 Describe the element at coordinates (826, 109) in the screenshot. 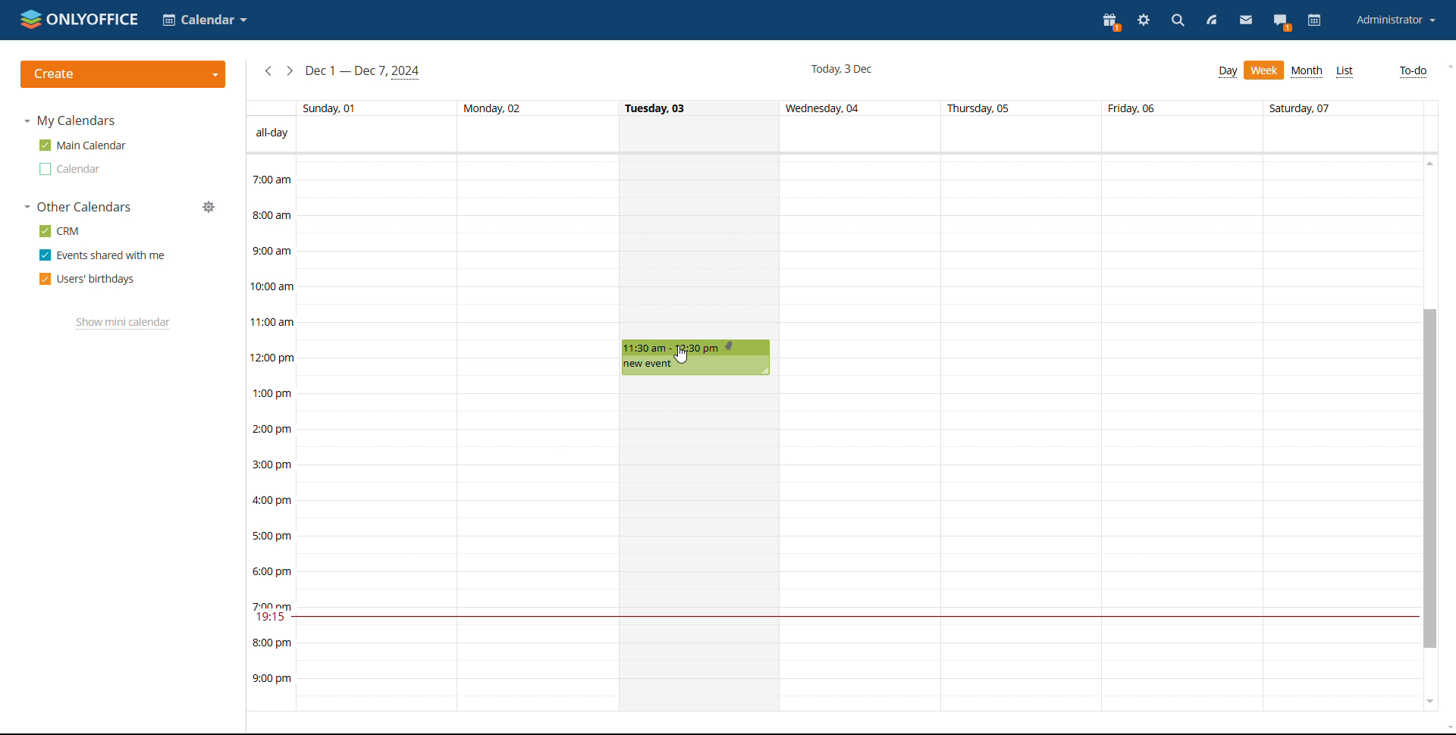

I see `Wednesday, 04` at that location.